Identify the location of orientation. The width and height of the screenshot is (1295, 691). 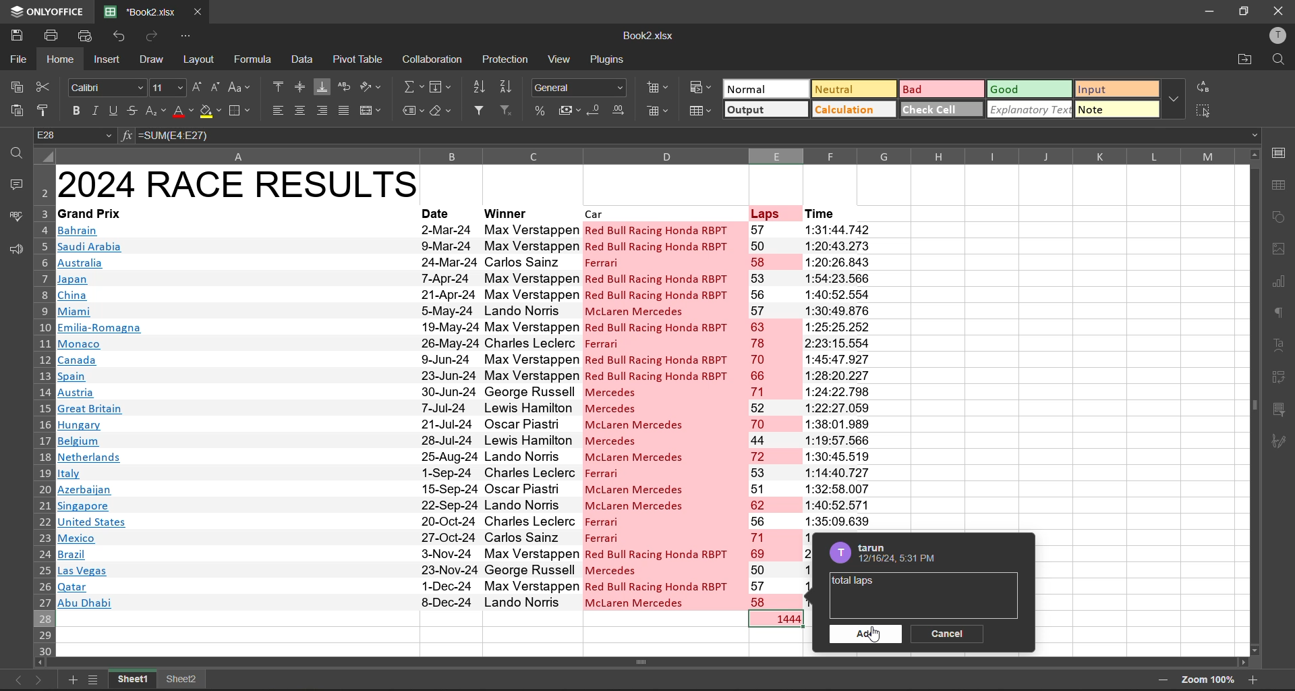
(372, 88).